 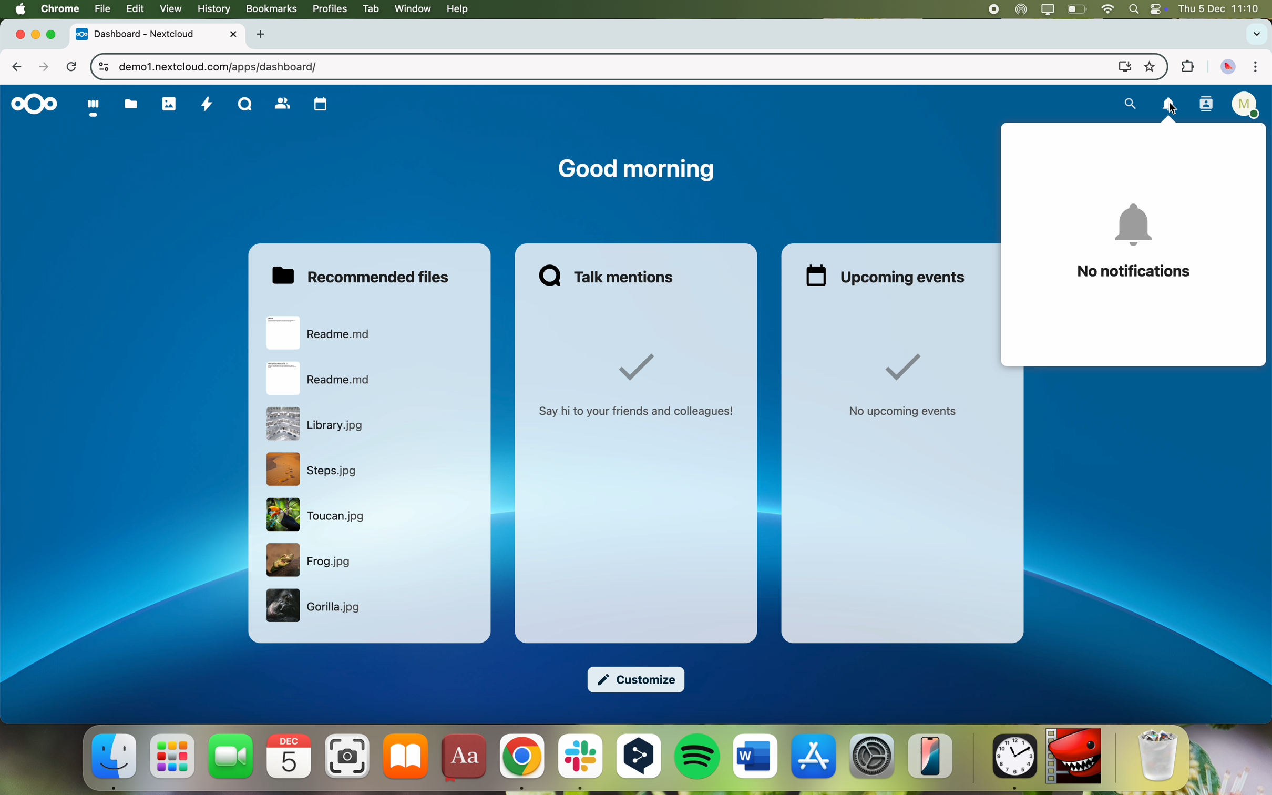 What do you see at coordinates (1159, 758) in the screenshot?
I see `Trash` at bounding box center [1159, 758].